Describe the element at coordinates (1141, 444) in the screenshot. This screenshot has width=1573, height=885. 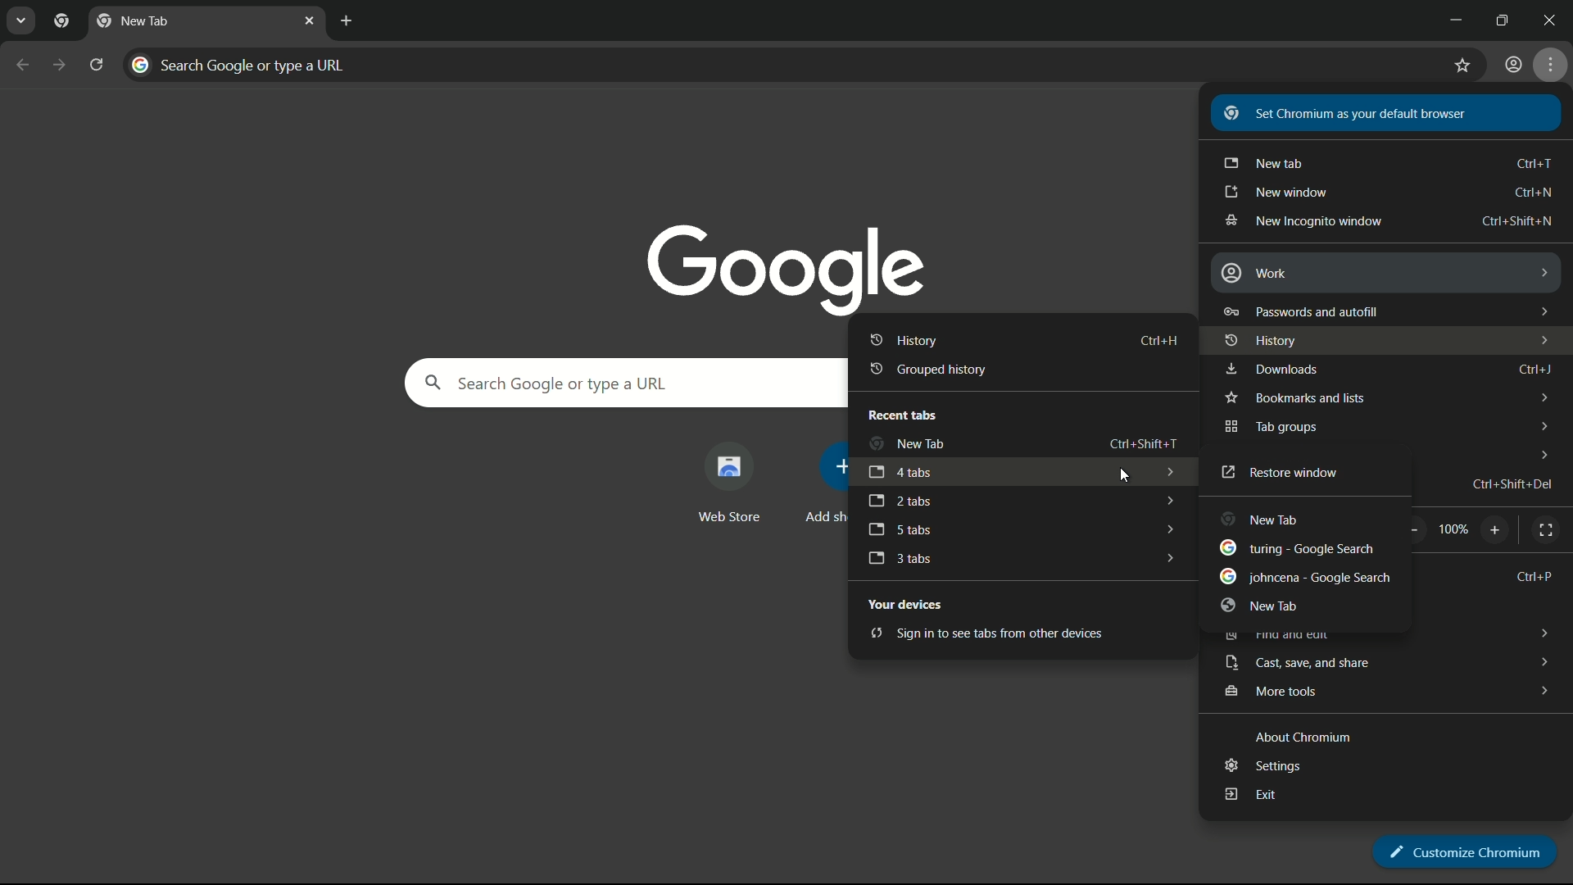
I see `shortcut key` at that location.